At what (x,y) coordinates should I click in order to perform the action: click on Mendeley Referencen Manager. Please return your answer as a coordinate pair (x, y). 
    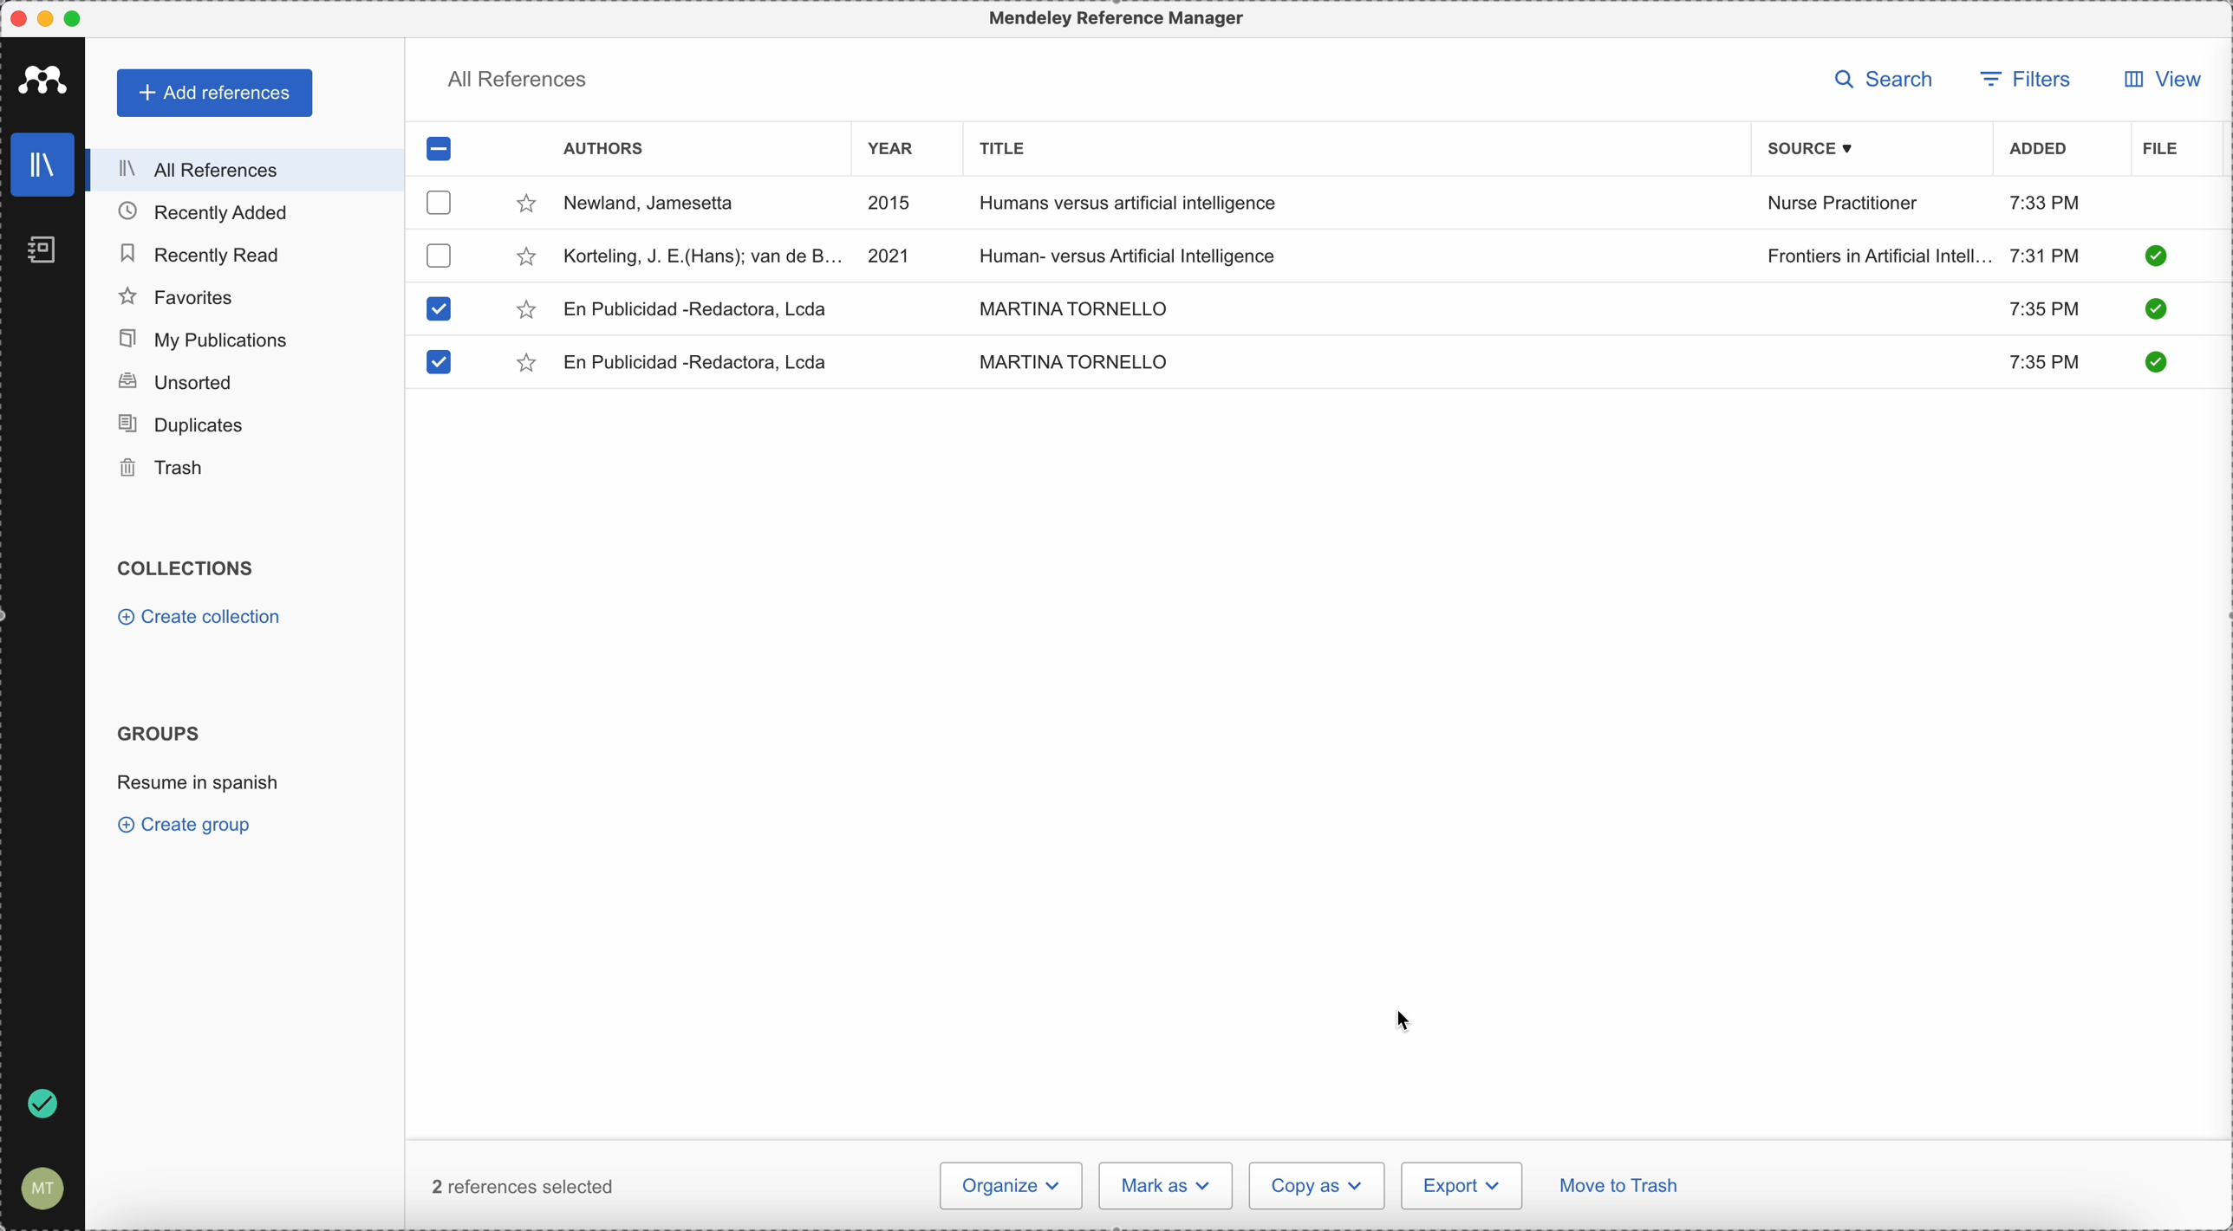
    Looking at the image, I should click on (1121, 19).